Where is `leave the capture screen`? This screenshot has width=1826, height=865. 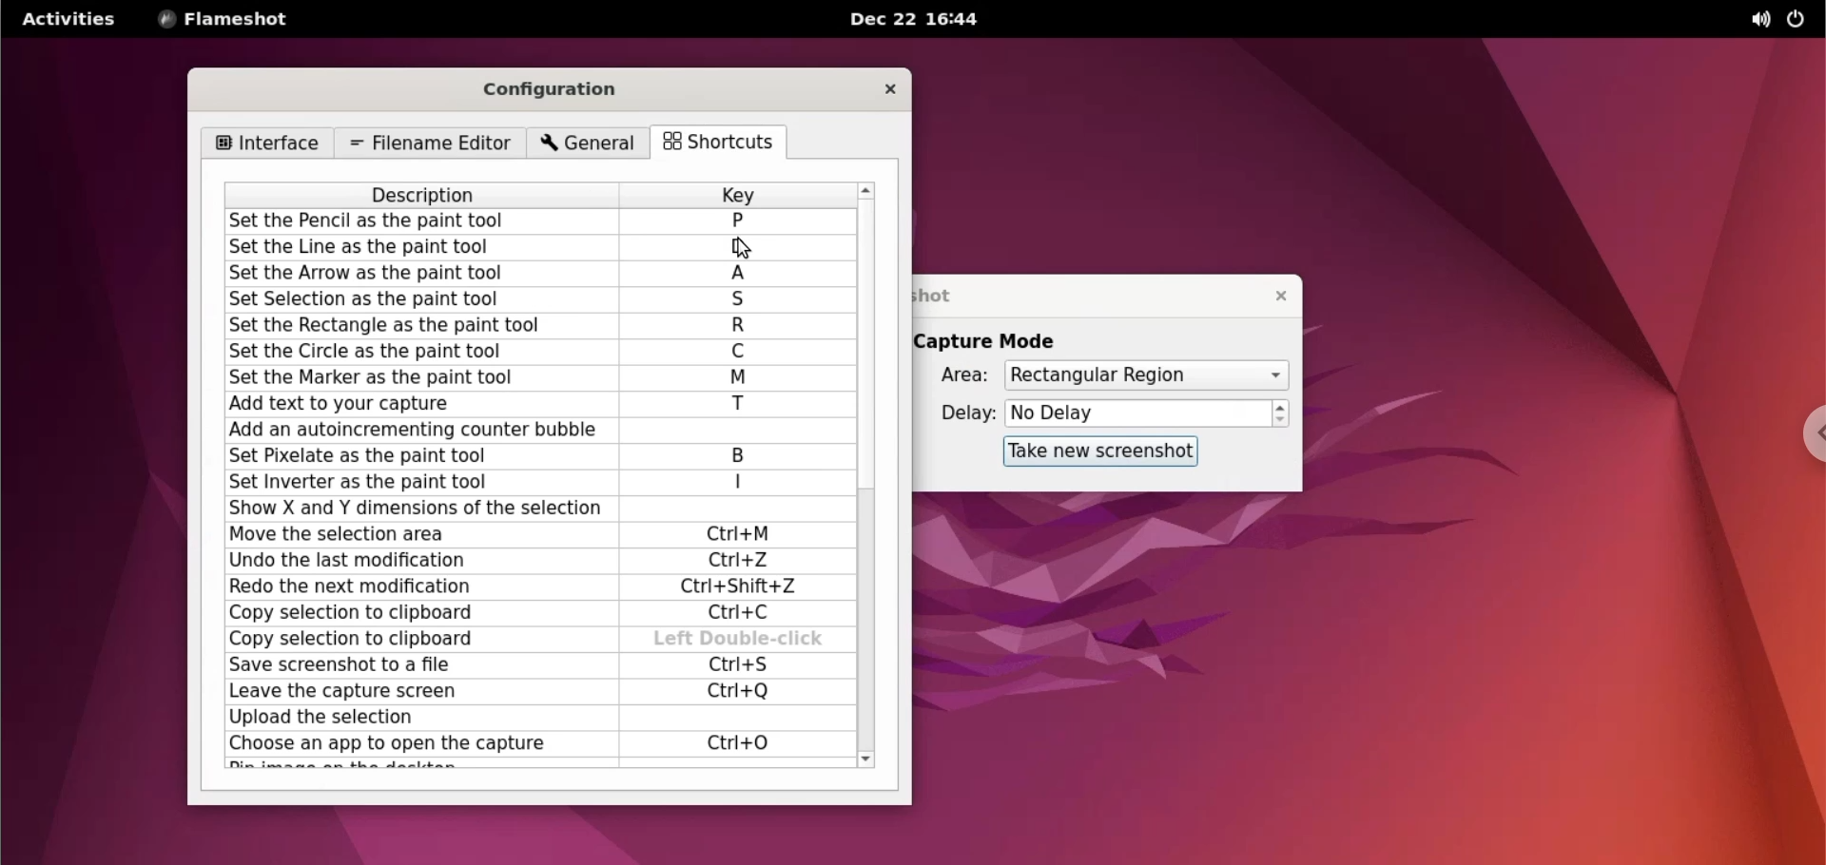 leave the capture screen is located at coordinates (409, 691).